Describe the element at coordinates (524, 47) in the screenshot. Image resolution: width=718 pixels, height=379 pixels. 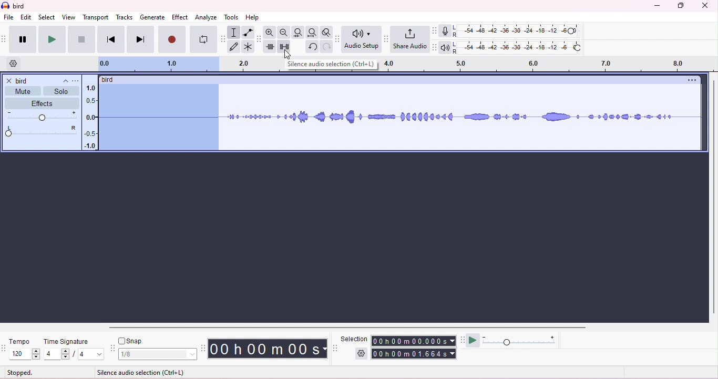
I see `playback level` at that location.